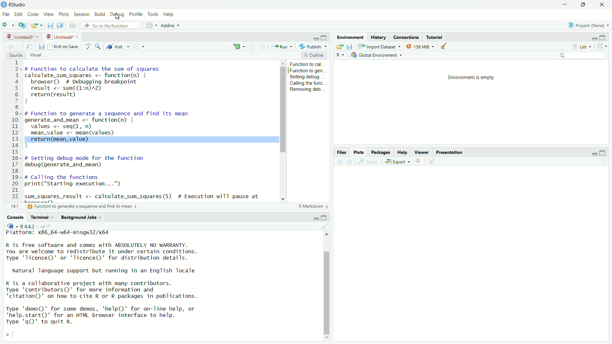 The image size is (612, 344). I want to click on minimize, so click(313, 217).